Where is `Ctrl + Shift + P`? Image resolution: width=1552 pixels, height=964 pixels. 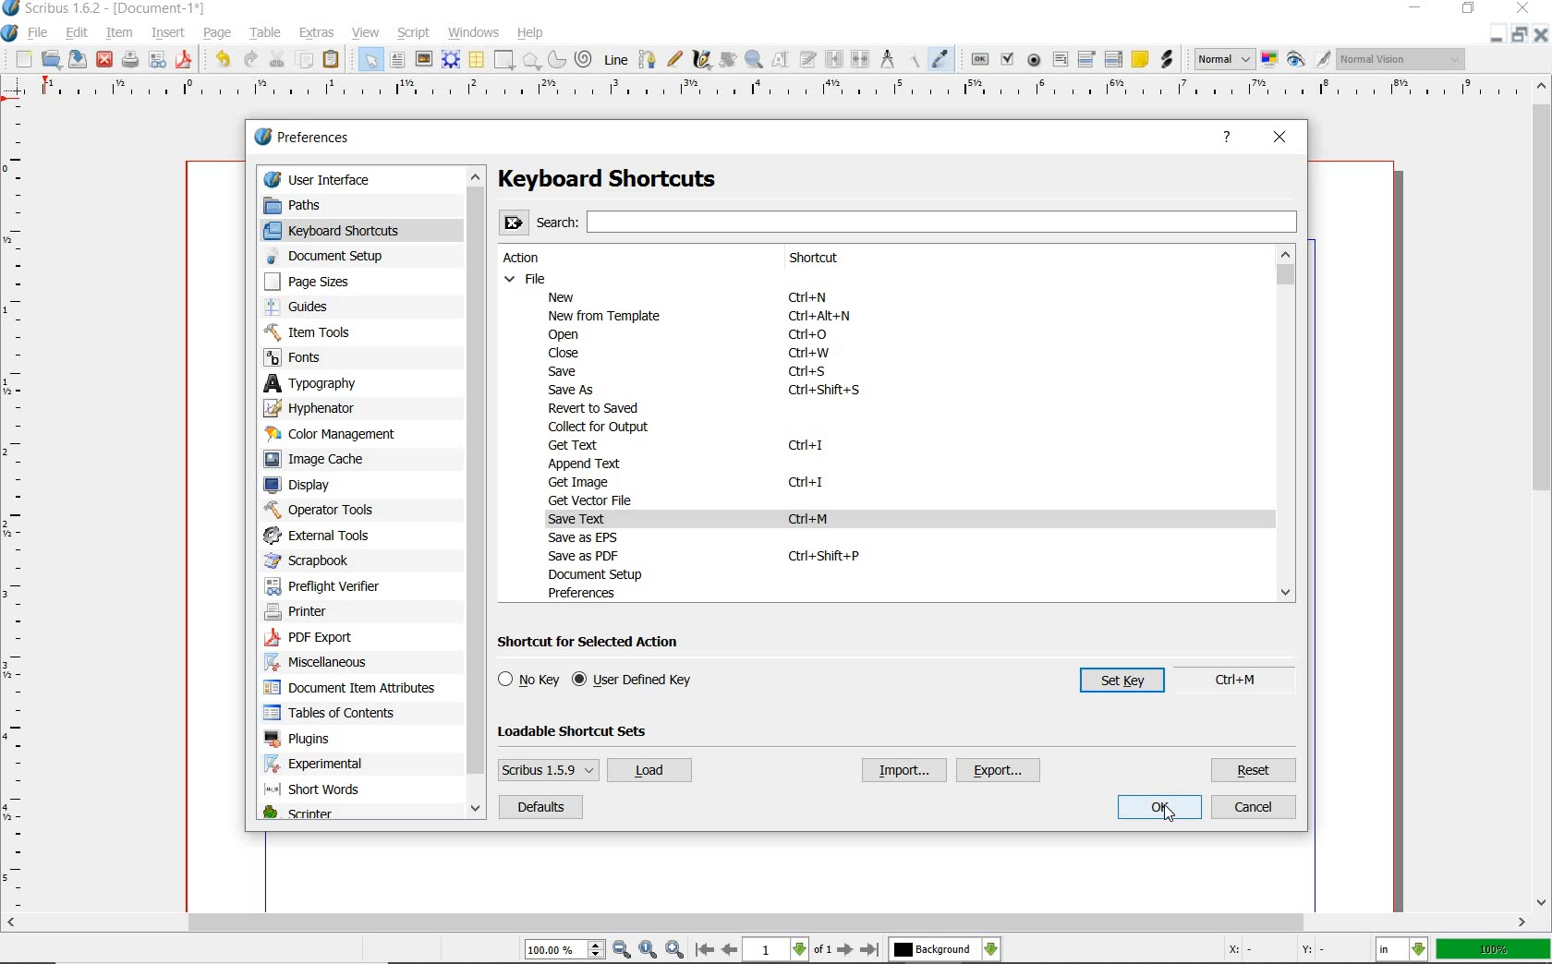
Ctrl + Shift + P is located at coordinates (823, 555).